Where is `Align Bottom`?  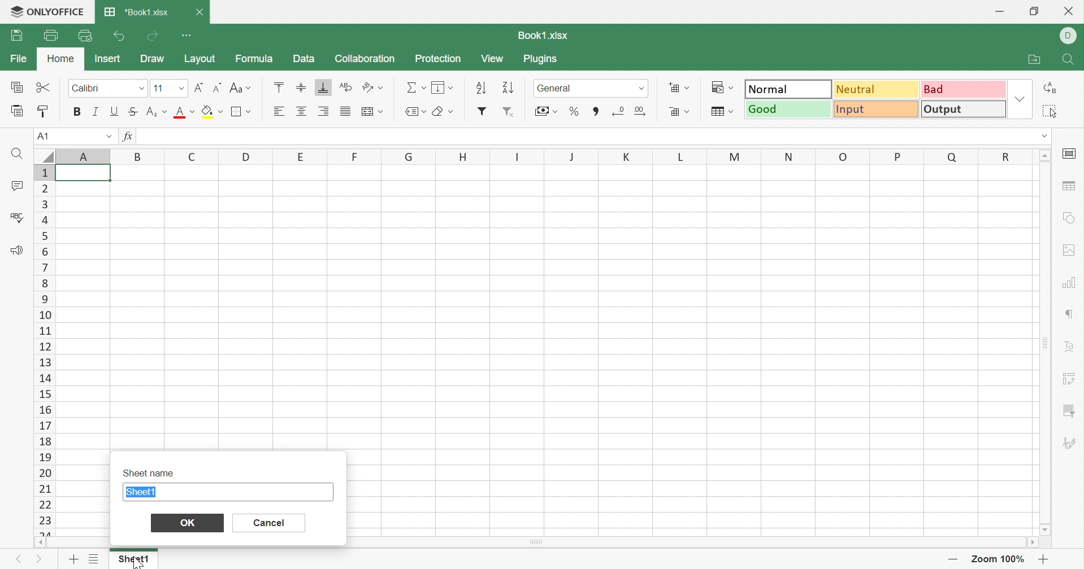
Align Bottom is located at coordinates (323, 86).